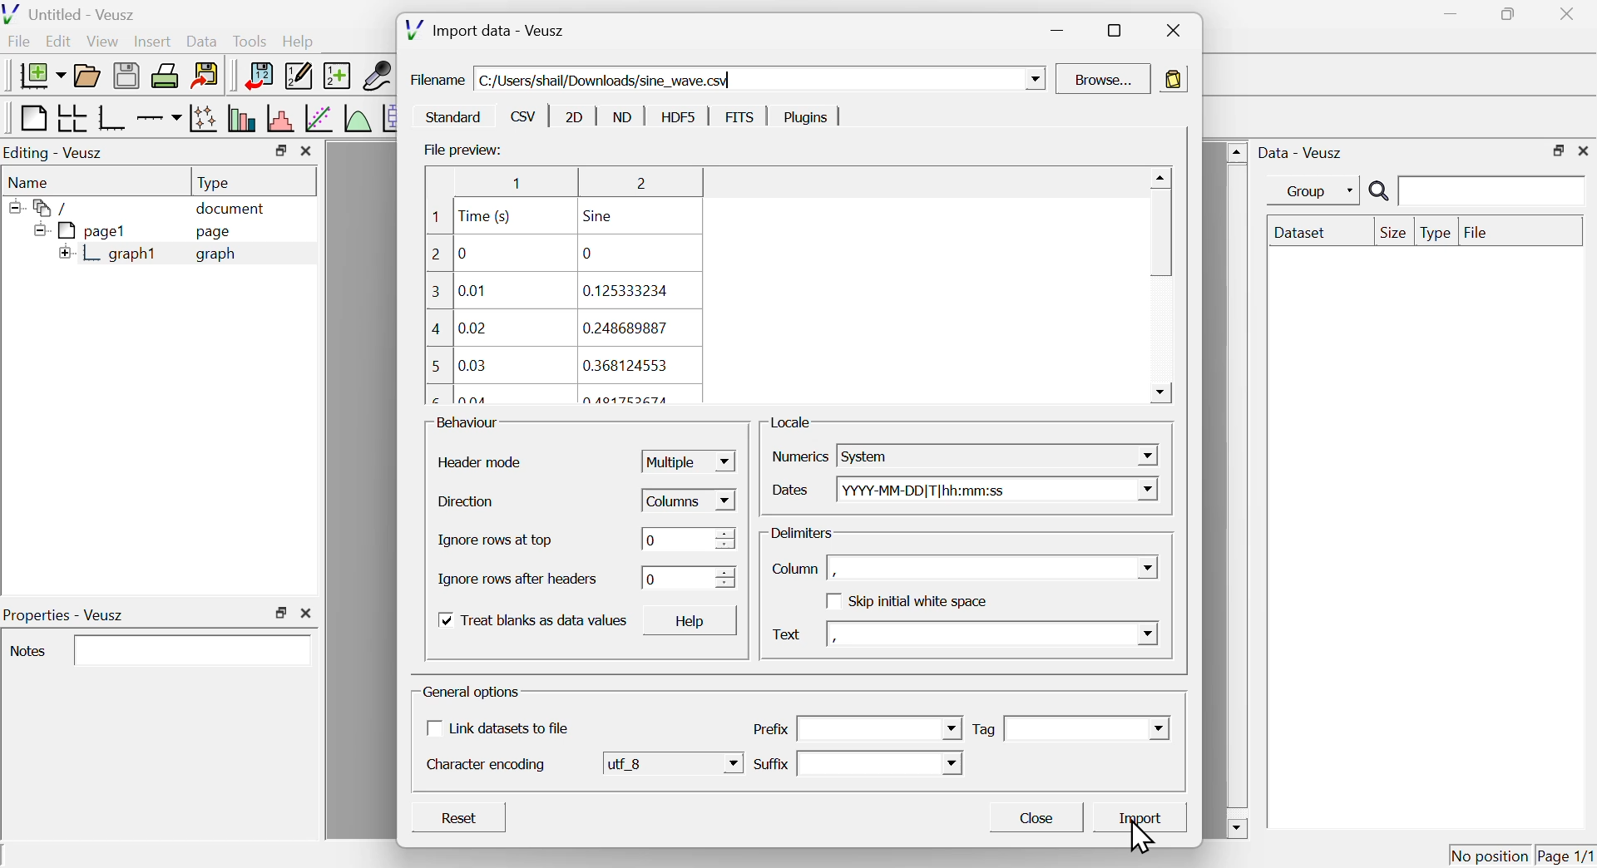  I want to click on text box, so click(882, 762).